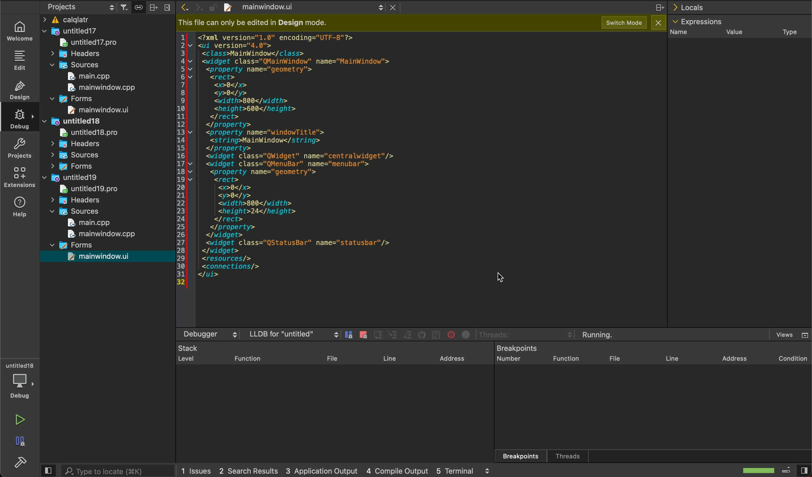 The width and height of the screenshot is (812, 477). I want to click on untitledd12.pr, so click(83, 44).